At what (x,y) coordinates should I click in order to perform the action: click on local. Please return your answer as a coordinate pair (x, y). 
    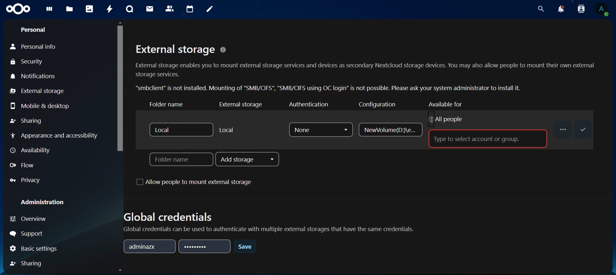
    Looking at the image, I should click on (180, 129).